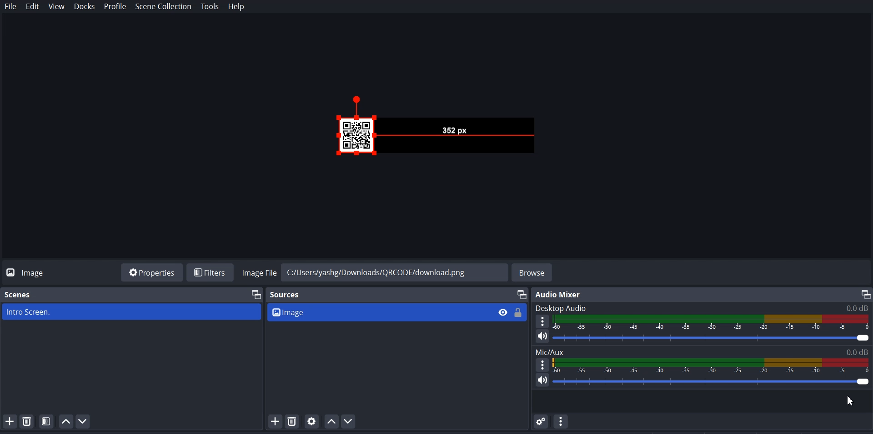 The width and height of the screenshot is (873, 434). I want to click on Text, so click(702, 352).